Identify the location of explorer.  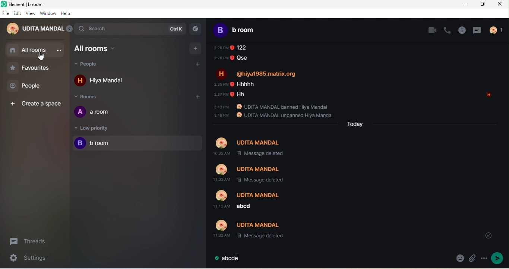
(196, 29).